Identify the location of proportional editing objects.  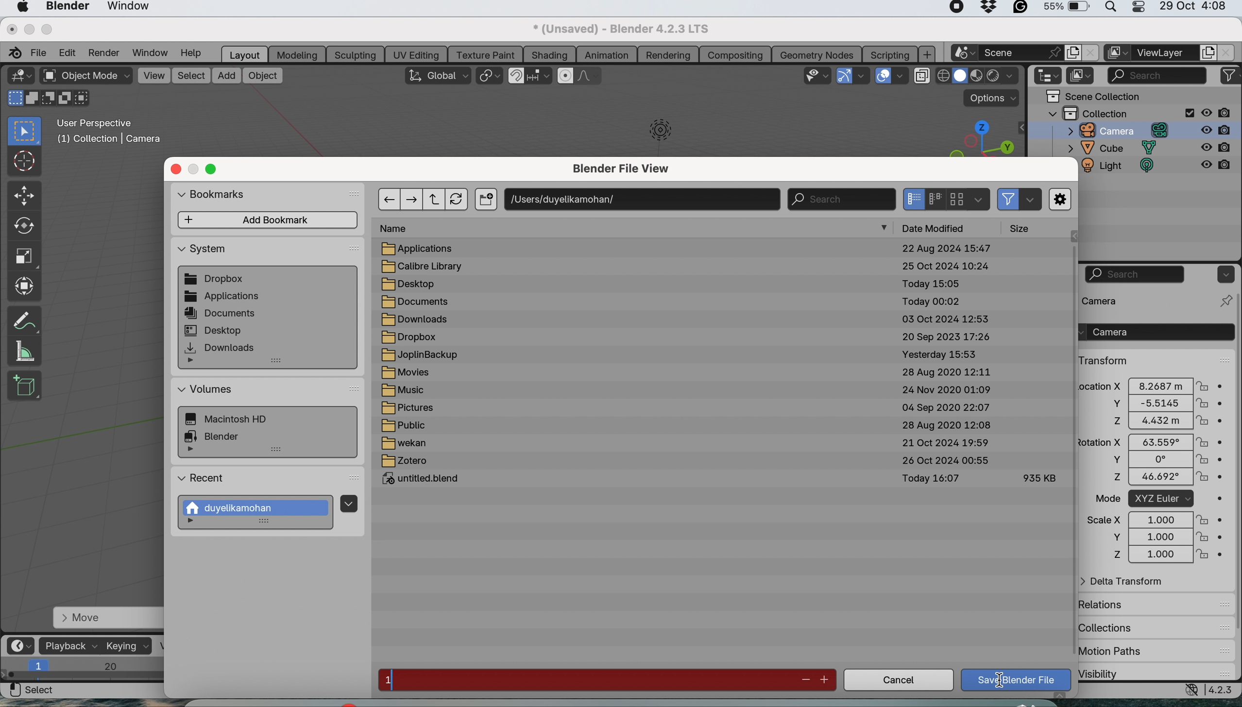
(566, 76).